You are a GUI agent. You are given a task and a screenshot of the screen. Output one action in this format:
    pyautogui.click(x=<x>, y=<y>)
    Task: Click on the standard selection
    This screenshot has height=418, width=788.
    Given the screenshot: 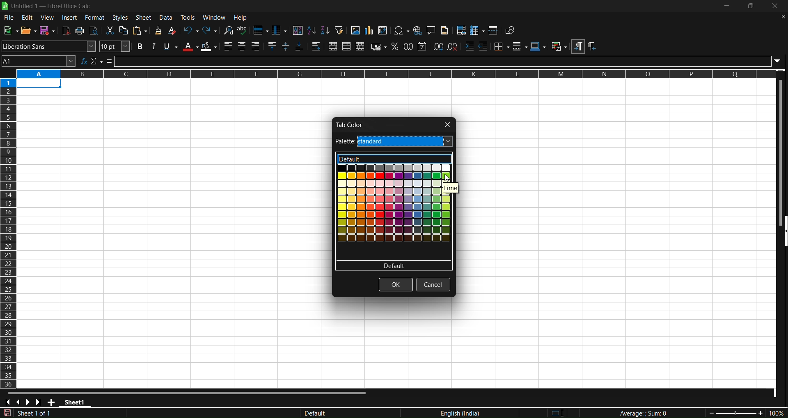 What is the action you would take?
    pyautogui.click(x=563, y=412)
    